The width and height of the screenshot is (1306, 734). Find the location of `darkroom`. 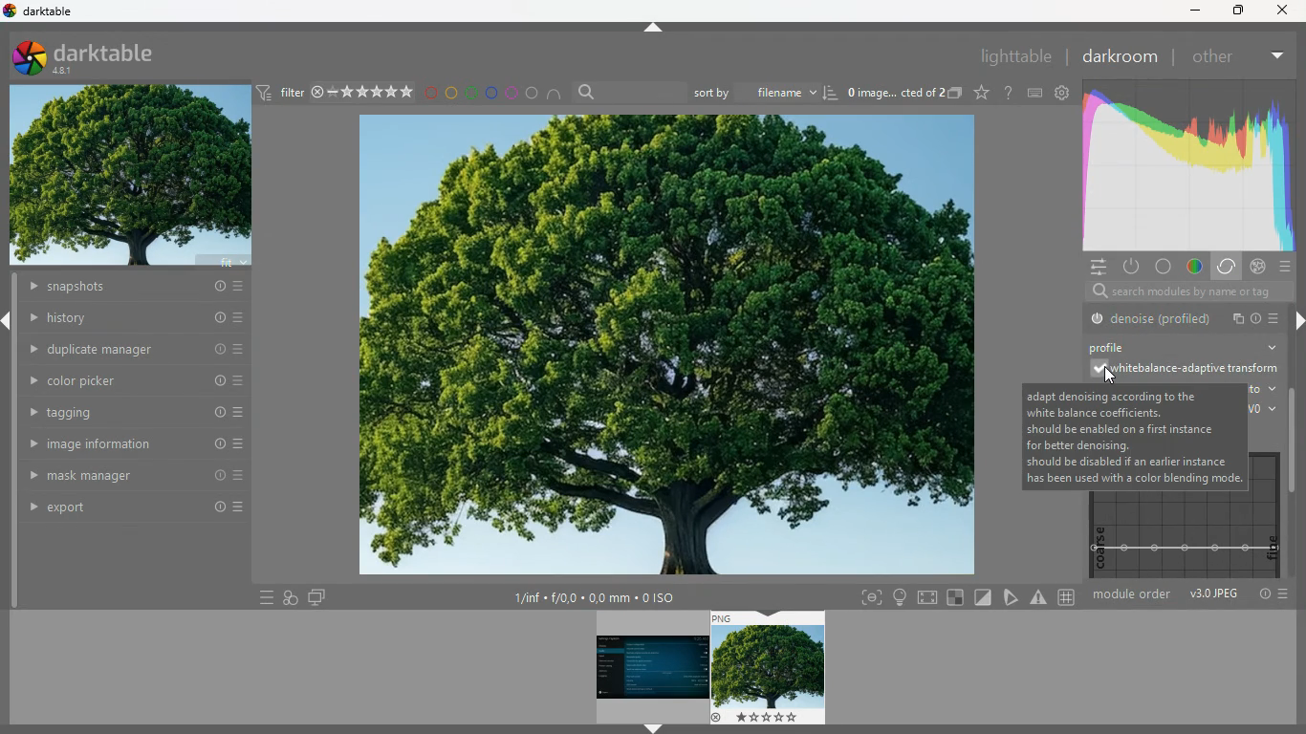

darkroom is located at coordinates (1119, 56).